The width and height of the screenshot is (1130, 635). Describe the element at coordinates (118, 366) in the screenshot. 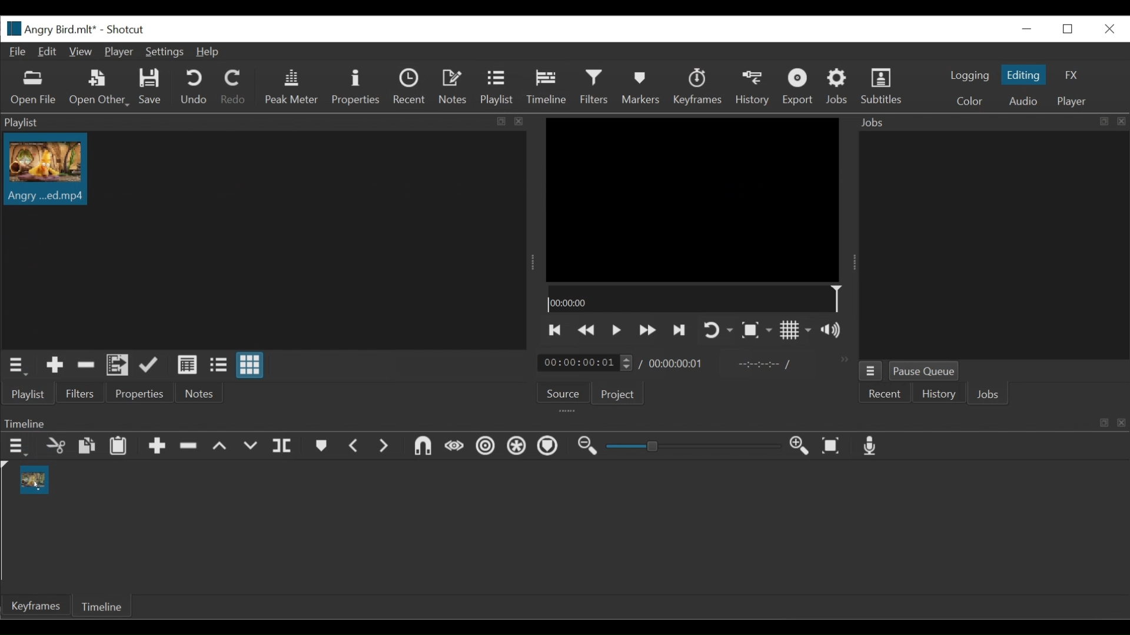

I see `Add files to the playlist` at that location.